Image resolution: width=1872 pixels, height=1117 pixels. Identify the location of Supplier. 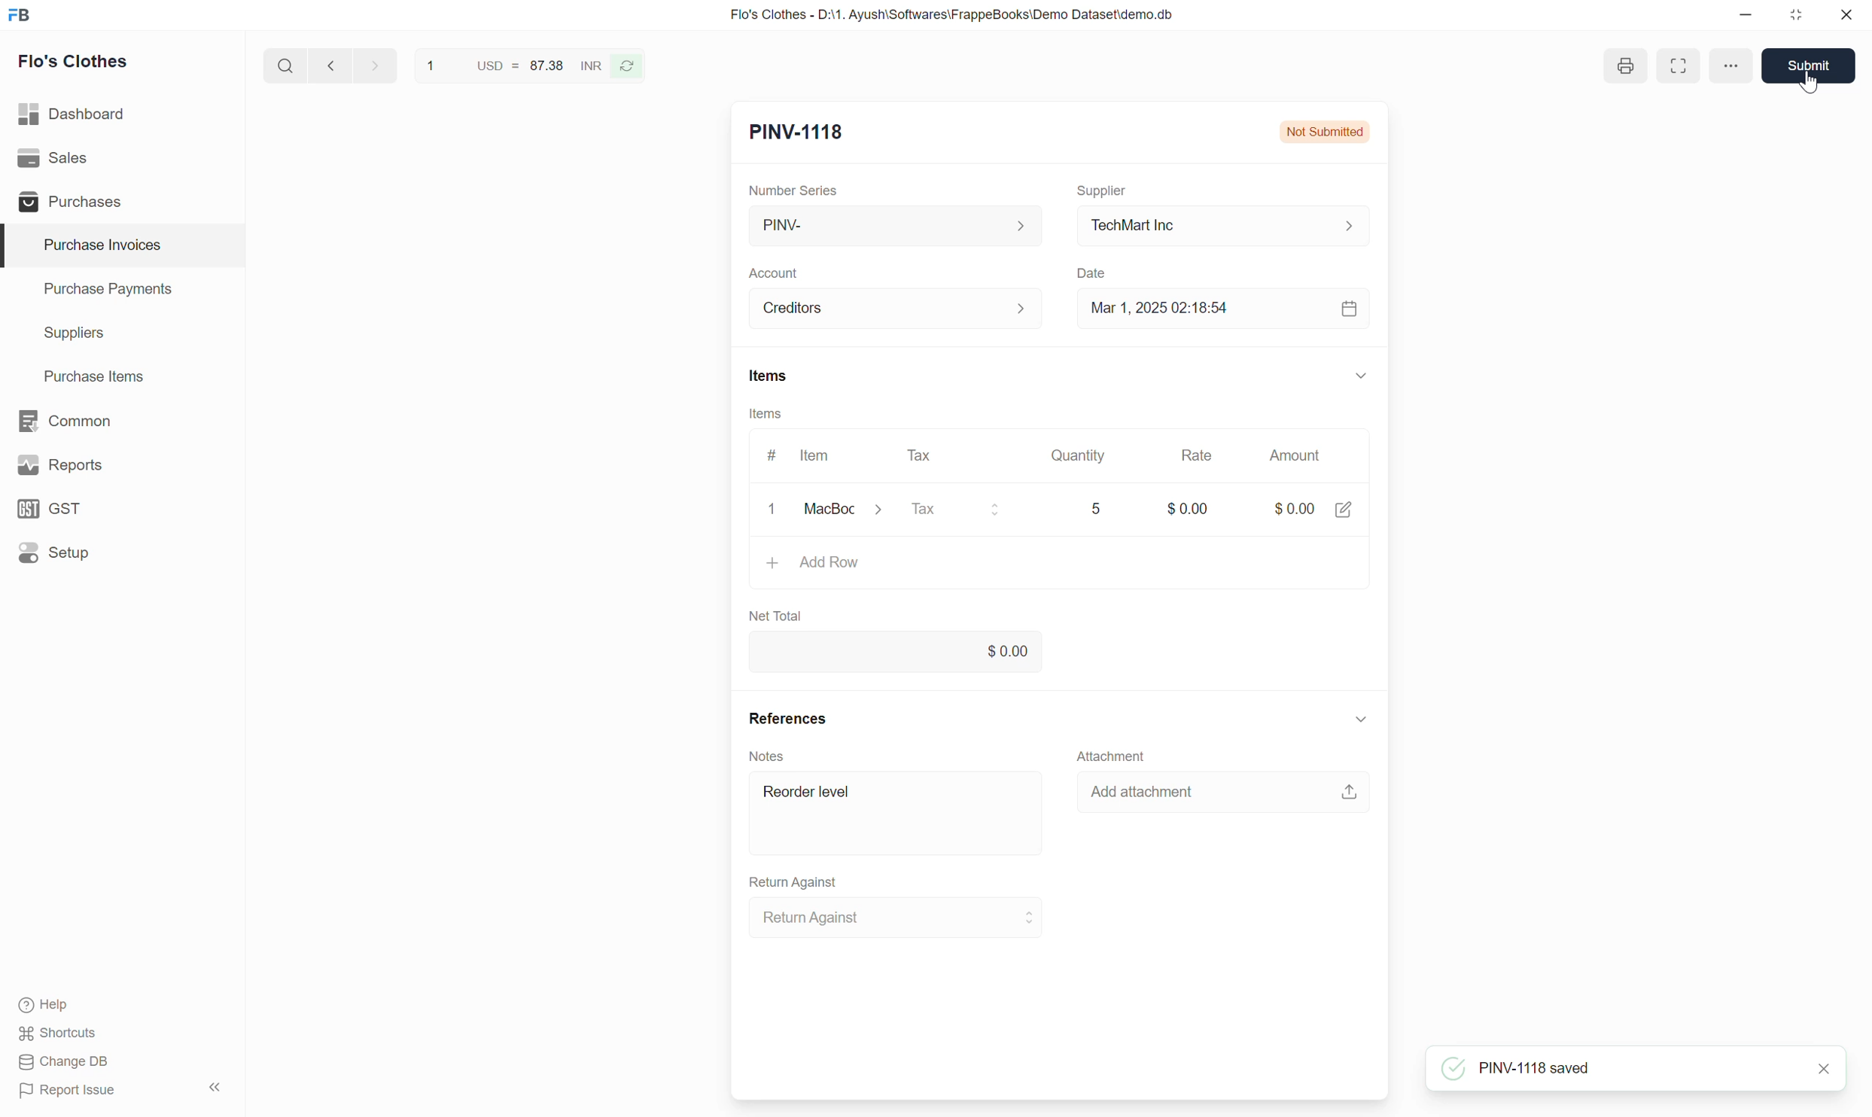
(1102, 191).